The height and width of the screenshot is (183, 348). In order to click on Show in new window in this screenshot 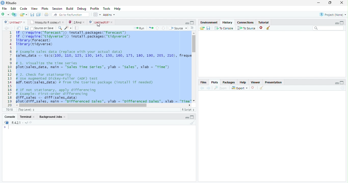, I will do `click(19, 28)`.